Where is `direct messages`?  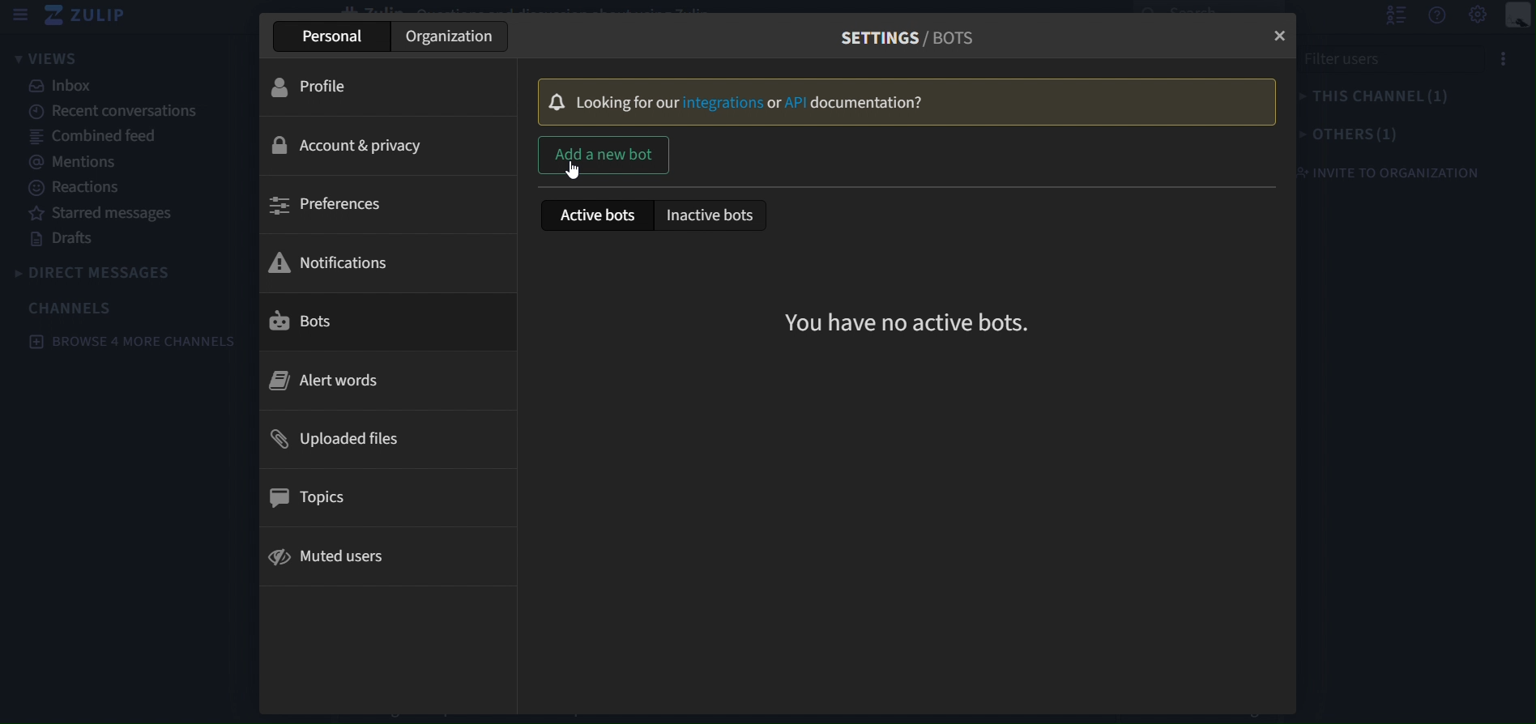
direct messages is located at coordinates (98, 274).